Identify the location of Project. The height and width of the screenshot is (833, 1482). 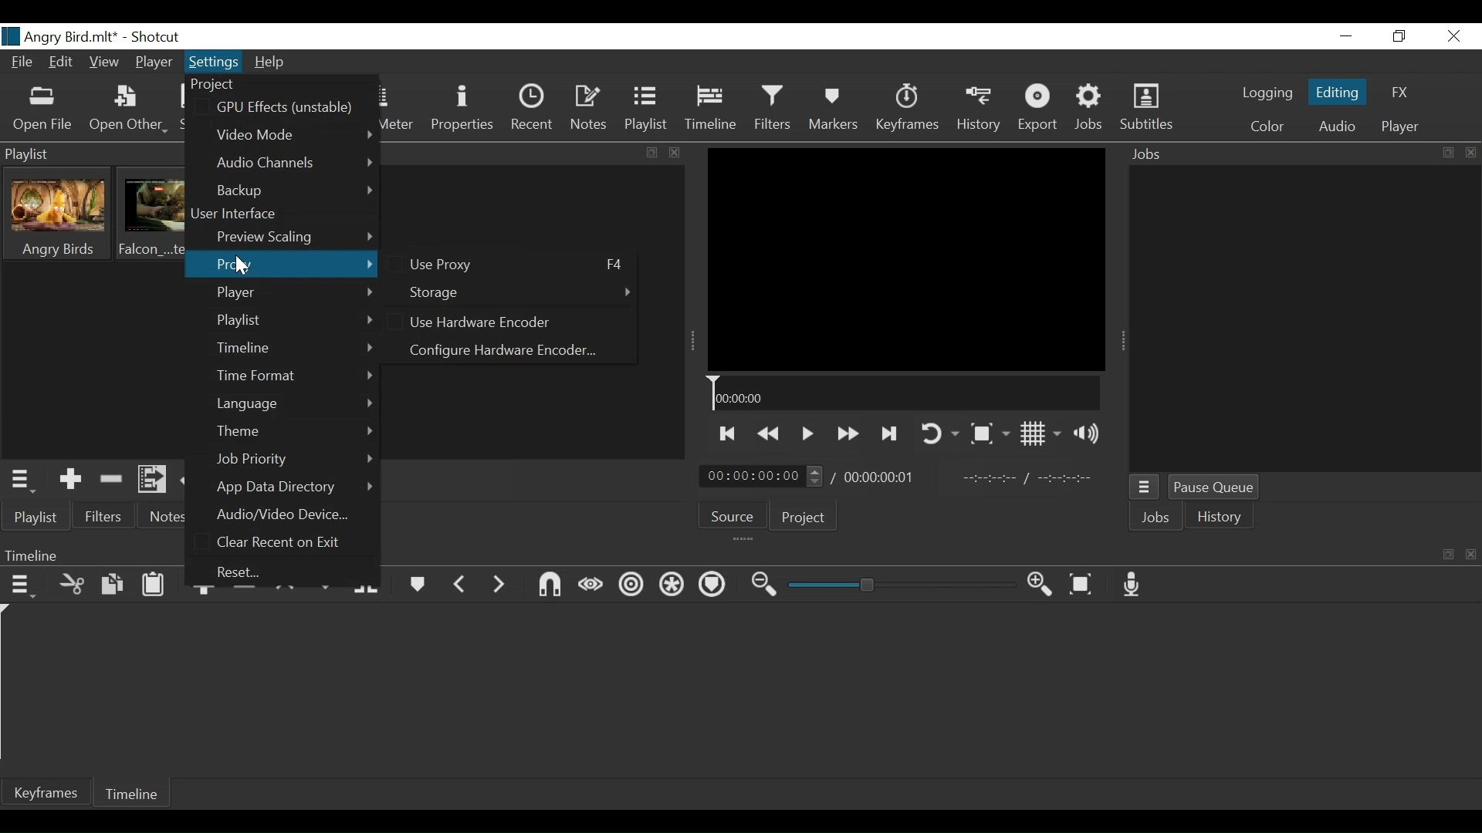
(222, 84).